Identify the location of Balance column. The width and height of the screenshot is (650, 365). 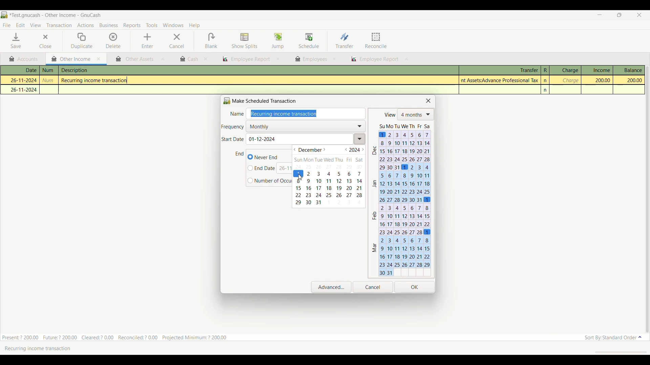
(629, 70).